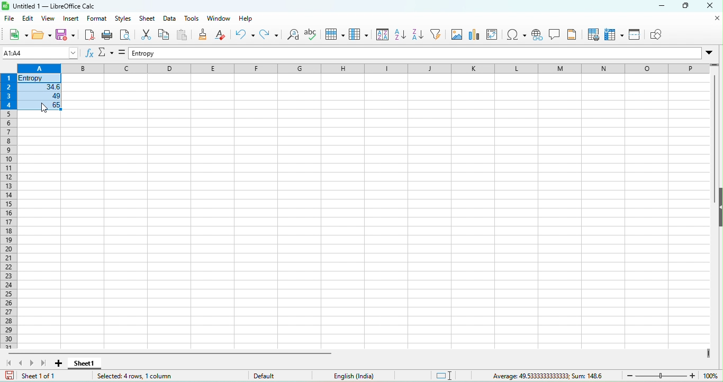  What do you see at coordinates (636, 35) in the screenshot?
I see `split window` at bounding box center [636, 35].